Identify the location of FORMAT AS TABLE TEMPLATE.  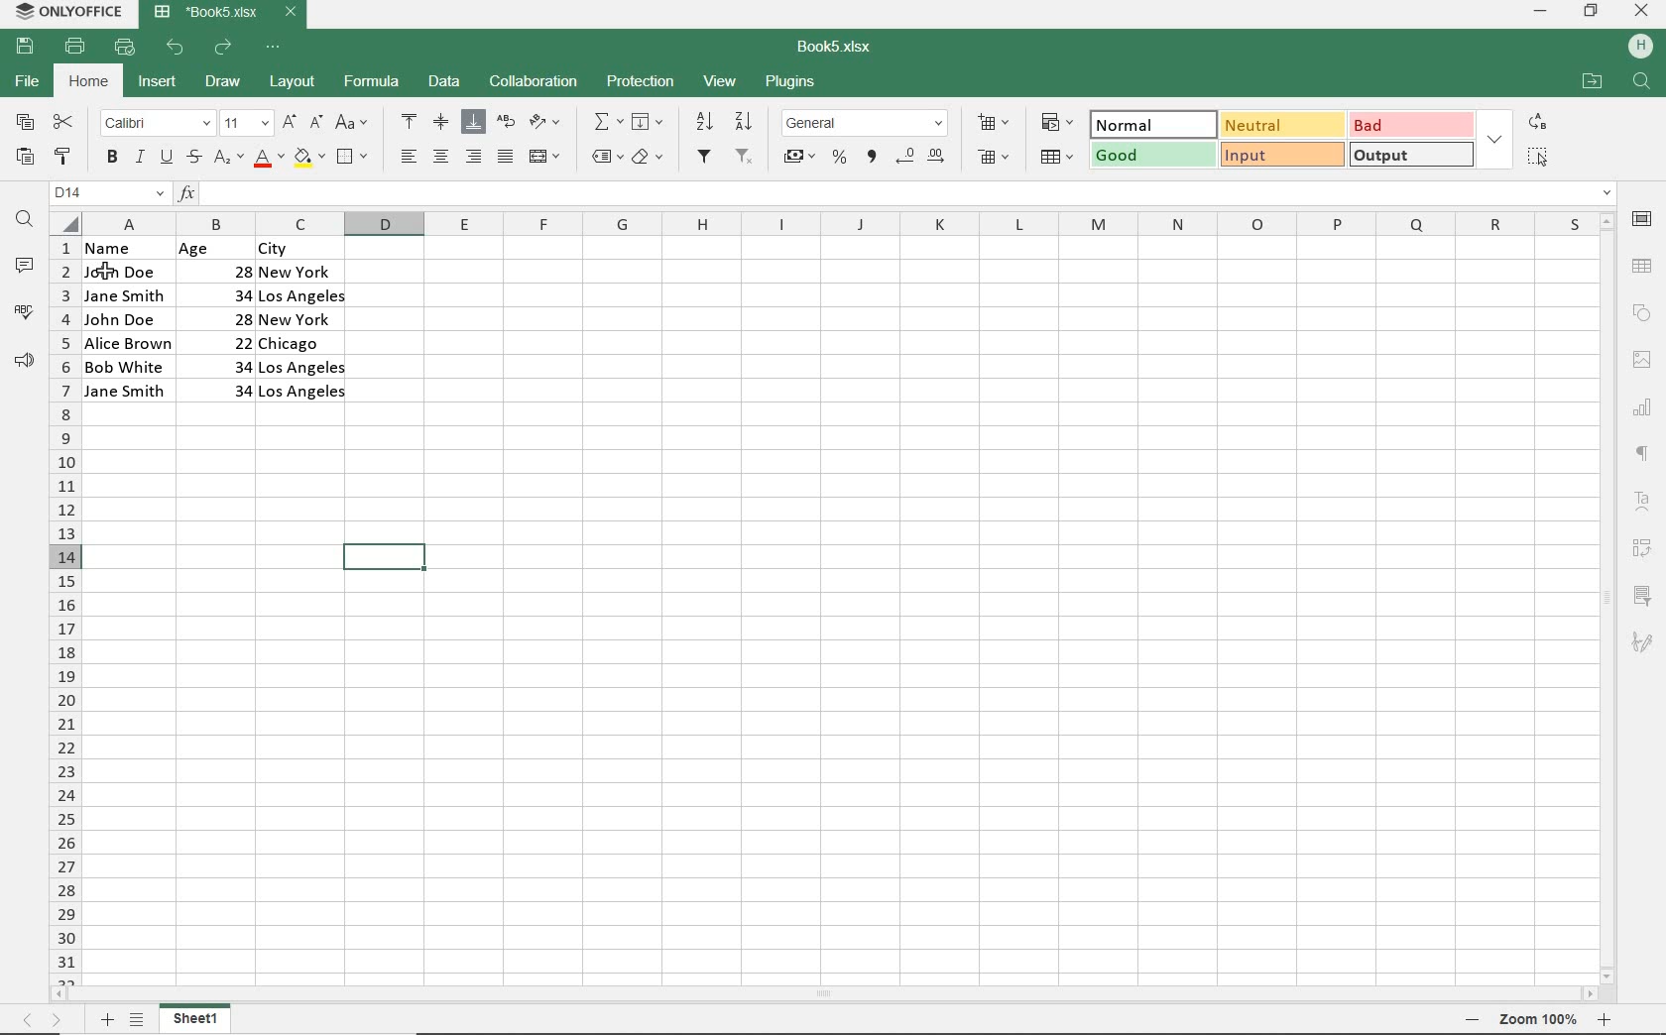
(1058, 156).